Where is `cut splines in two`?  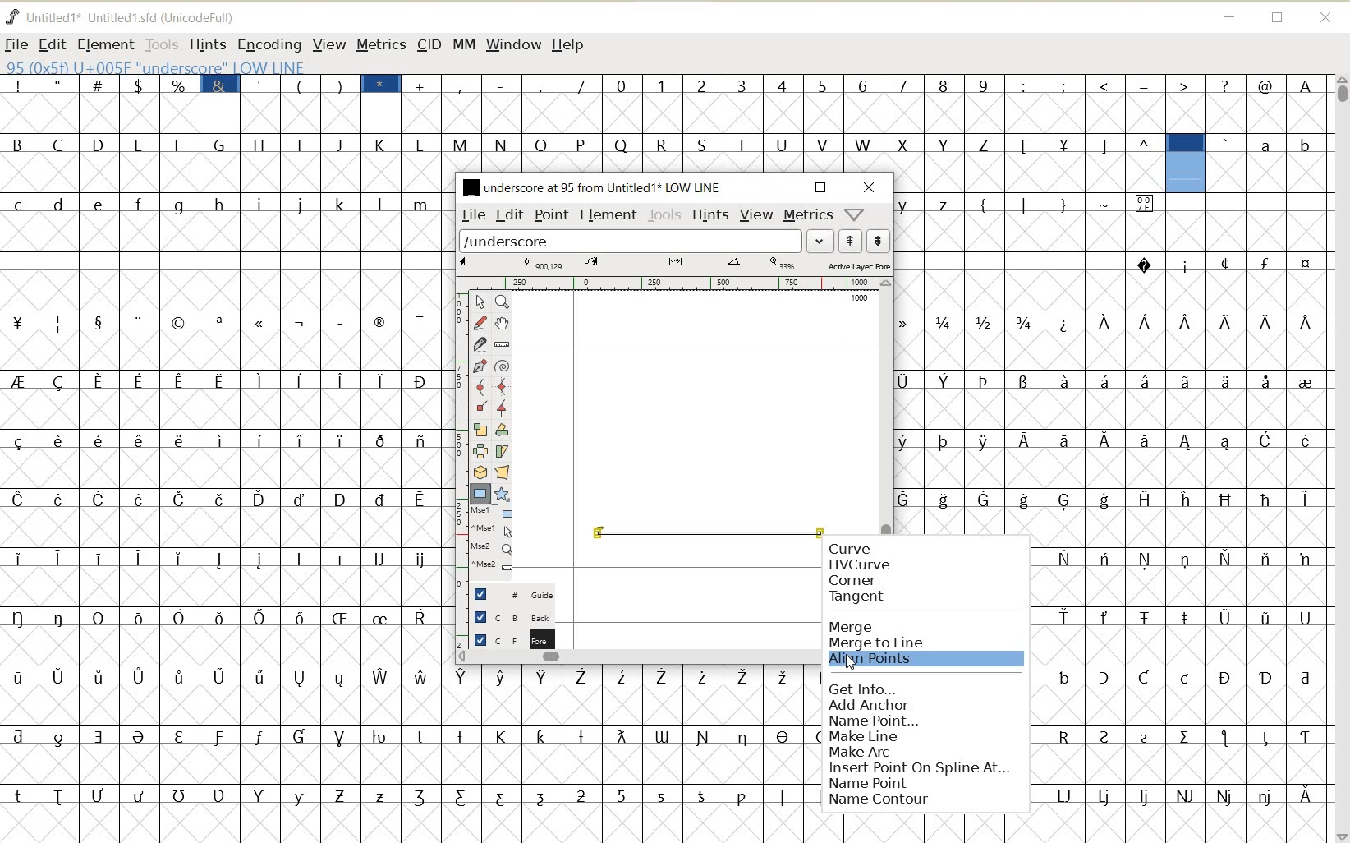 cut splines in two is located at coordinates (478, 343).